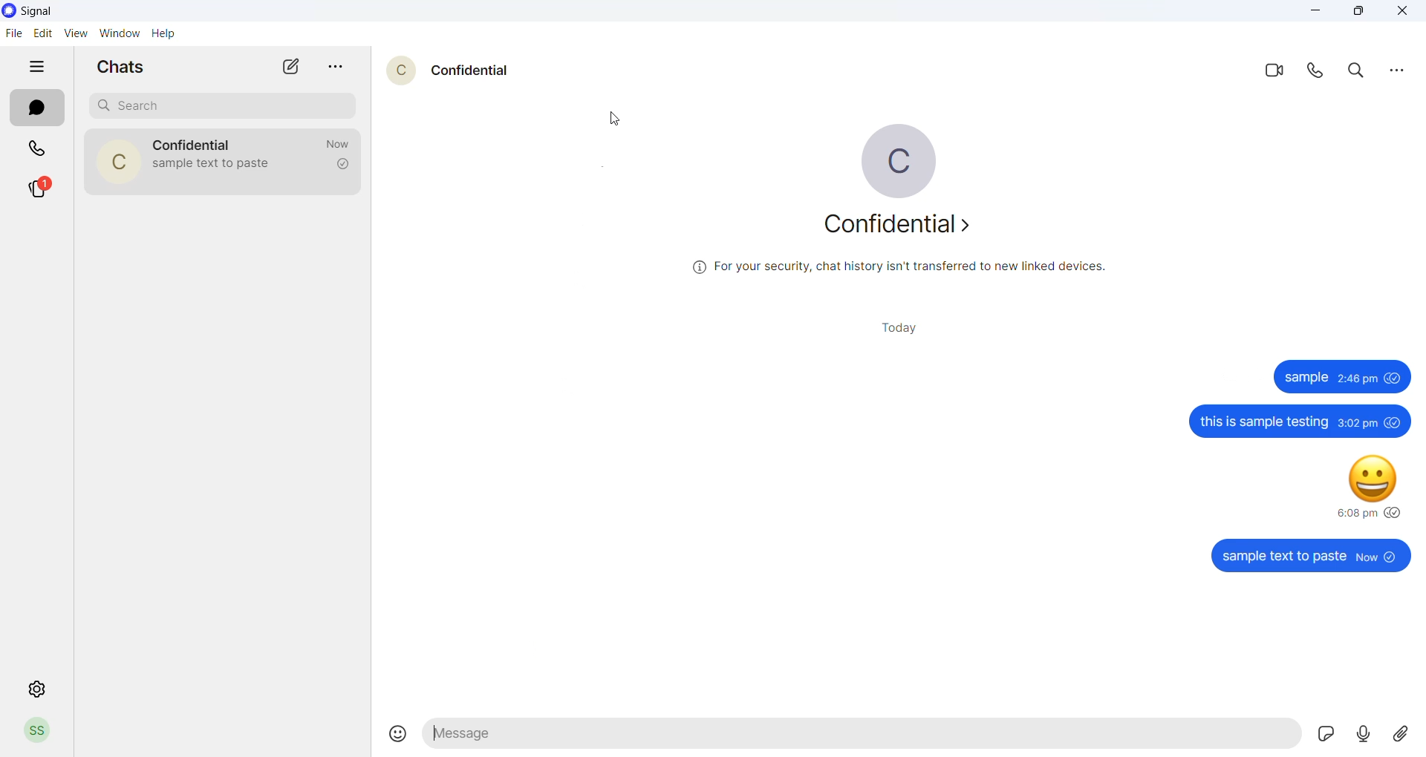 This screenshot has height=757, width=1426. What do you see at coordinates (332, 139) in the screenshot?
I see `last message time` at bounding box center [332, 139].